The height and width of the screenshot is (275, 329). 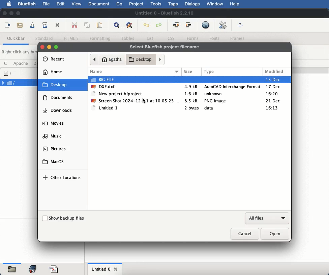 What do you see at coordinates (22, 63) in the screenshot?
I see `apache` at bounding box center [22, 63].